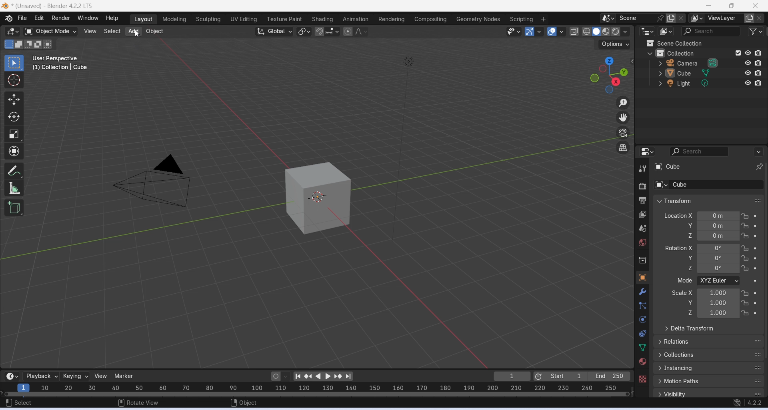 This screenshot has width=768, height=410. What do you see at coordinates (608, 75) in the screenshot?
I see `Click` at bounding box center [608, 75].